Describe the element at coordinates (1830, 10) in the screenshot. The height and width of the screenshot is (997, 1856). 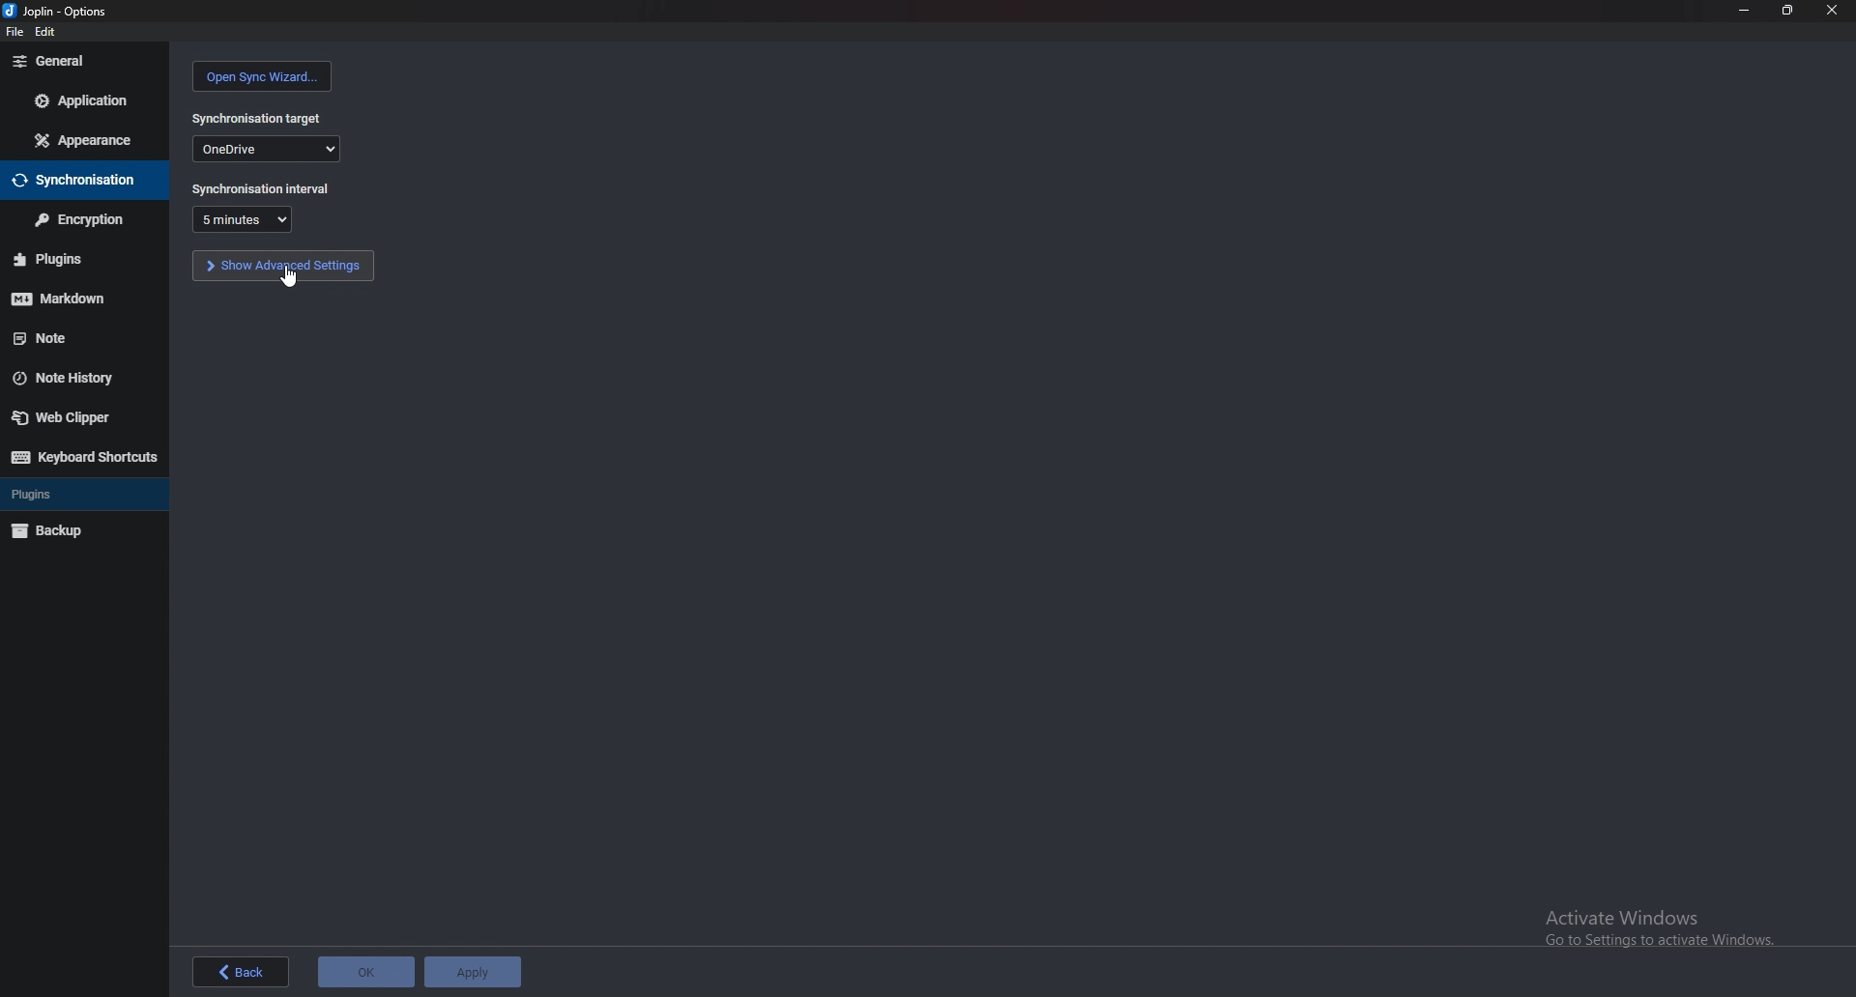
I see `close` at that location.